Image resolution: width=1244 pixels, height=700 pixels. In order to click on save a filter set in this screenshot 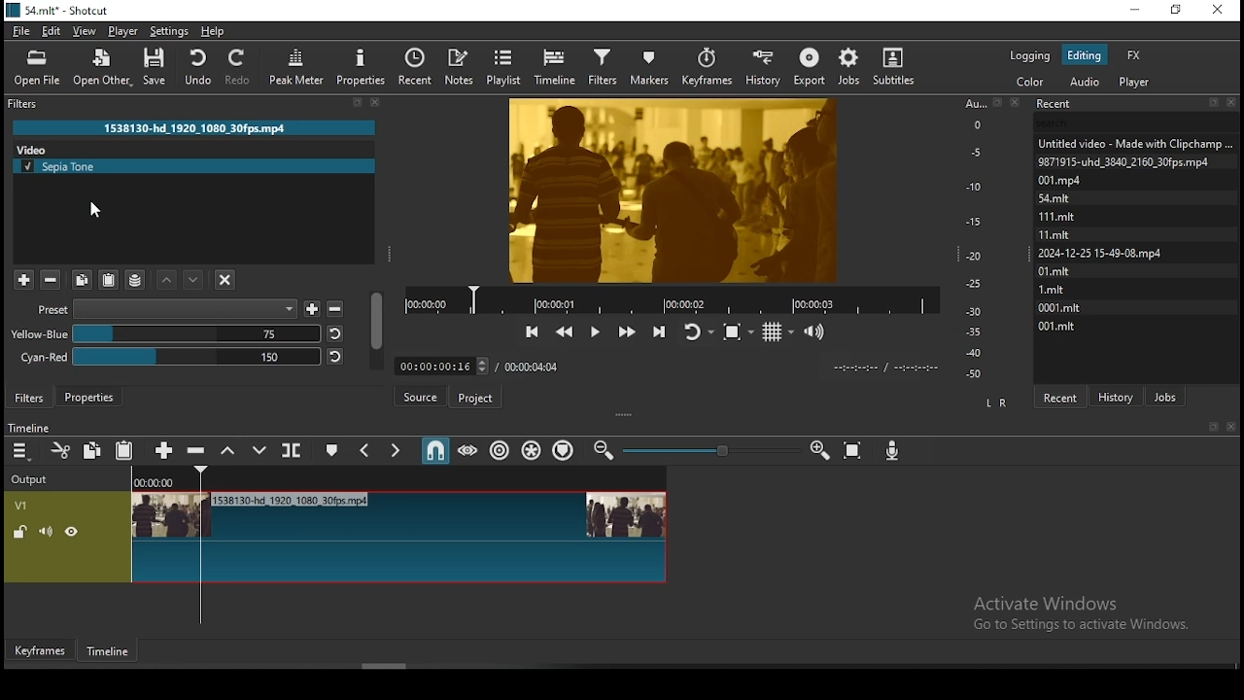, I will do `click(137, 280)`.